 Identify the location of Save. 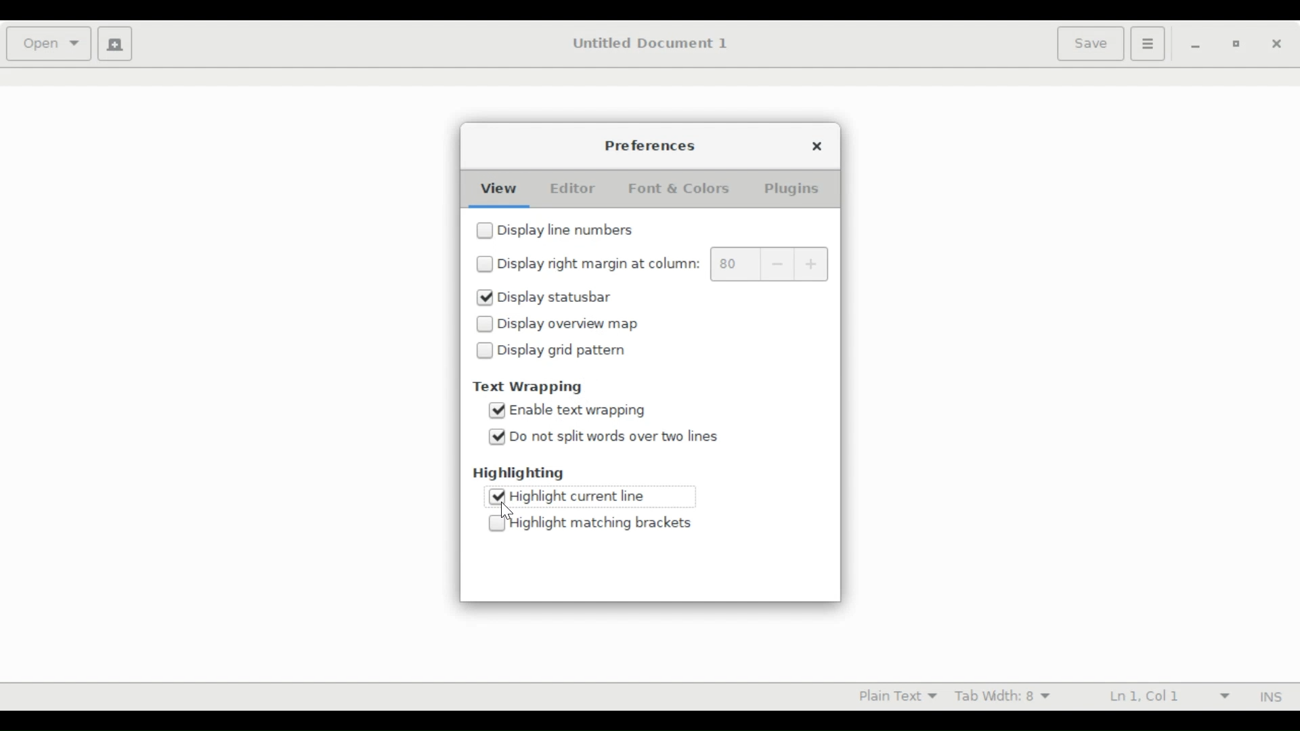
(1090, 43).